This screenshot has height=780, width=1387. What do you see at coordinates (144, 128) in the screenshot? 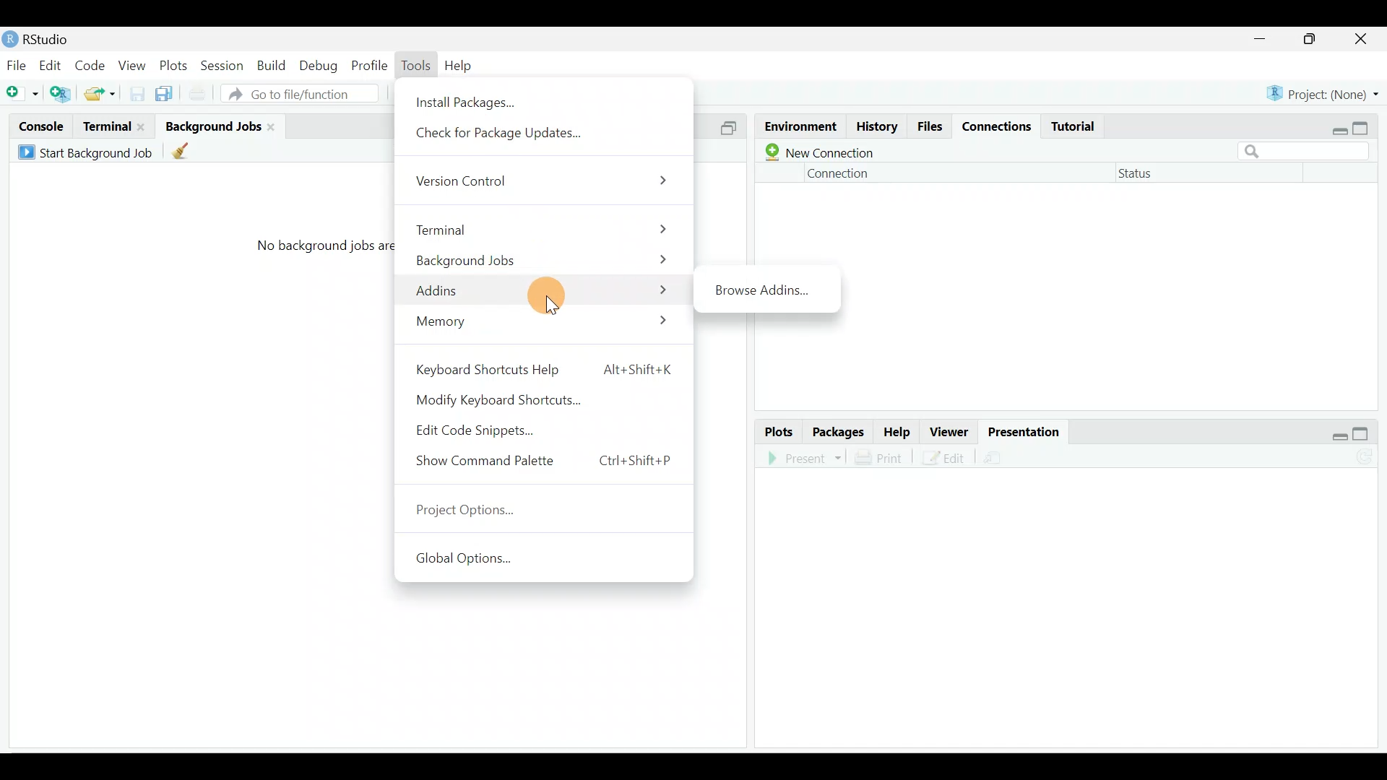
I see `close terminal` at bounding box center [144, 128].